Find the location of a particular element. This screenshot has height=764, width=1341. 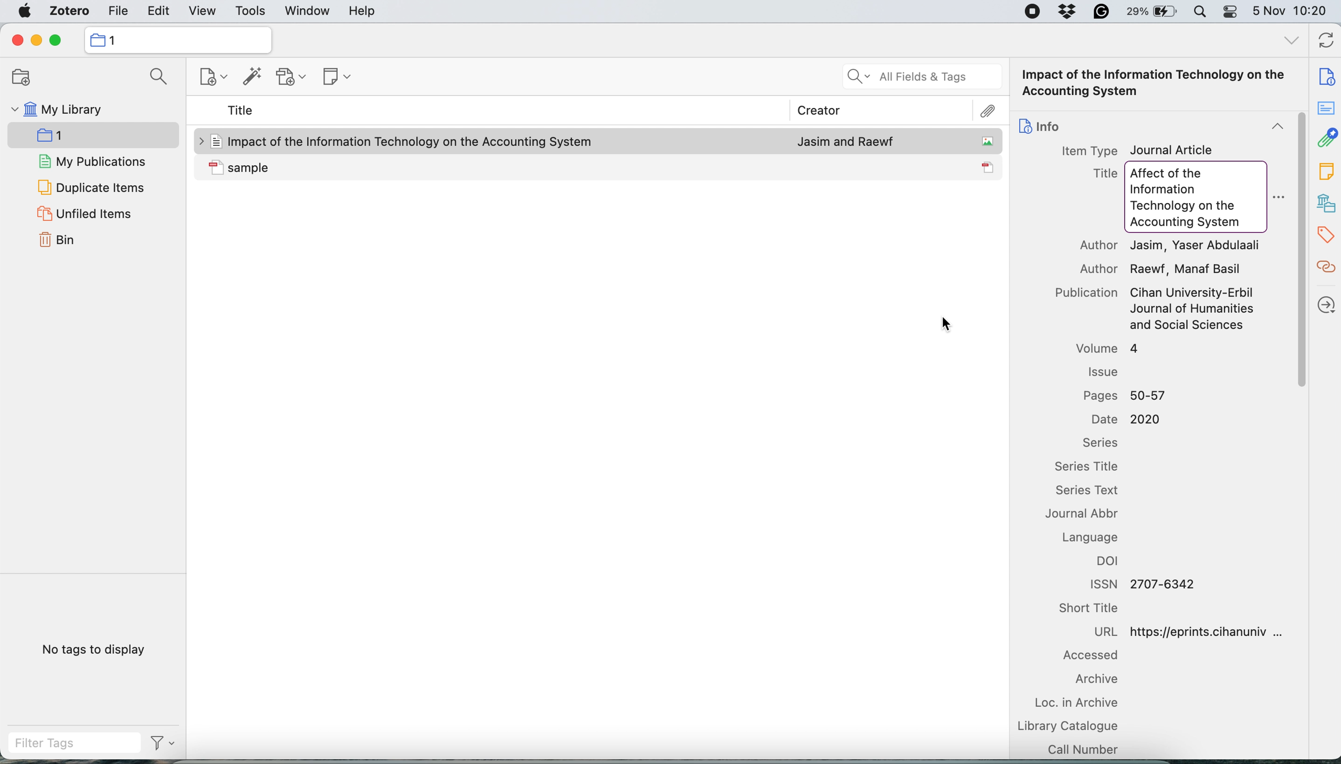

new note is located at coordinates (336, 78).